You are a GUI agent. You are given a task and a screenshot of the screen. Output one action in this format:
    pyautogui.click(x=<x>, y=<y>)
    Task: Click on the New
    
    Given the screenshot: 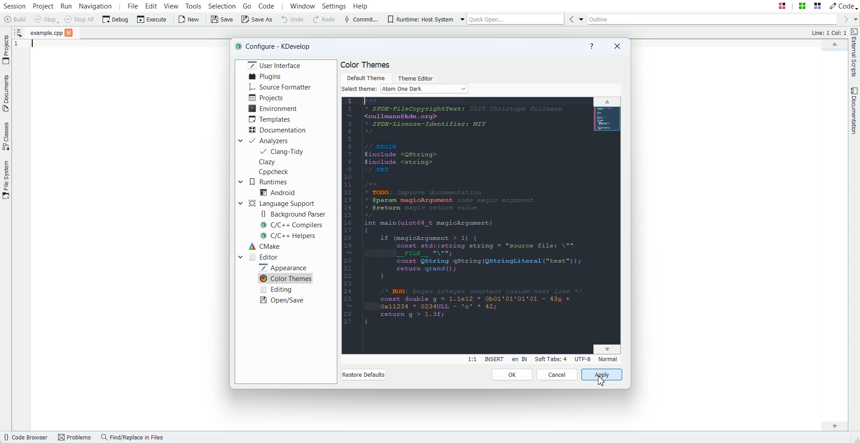 What is the action you would take?
    pyautogui.click(x=190, y=20)
    